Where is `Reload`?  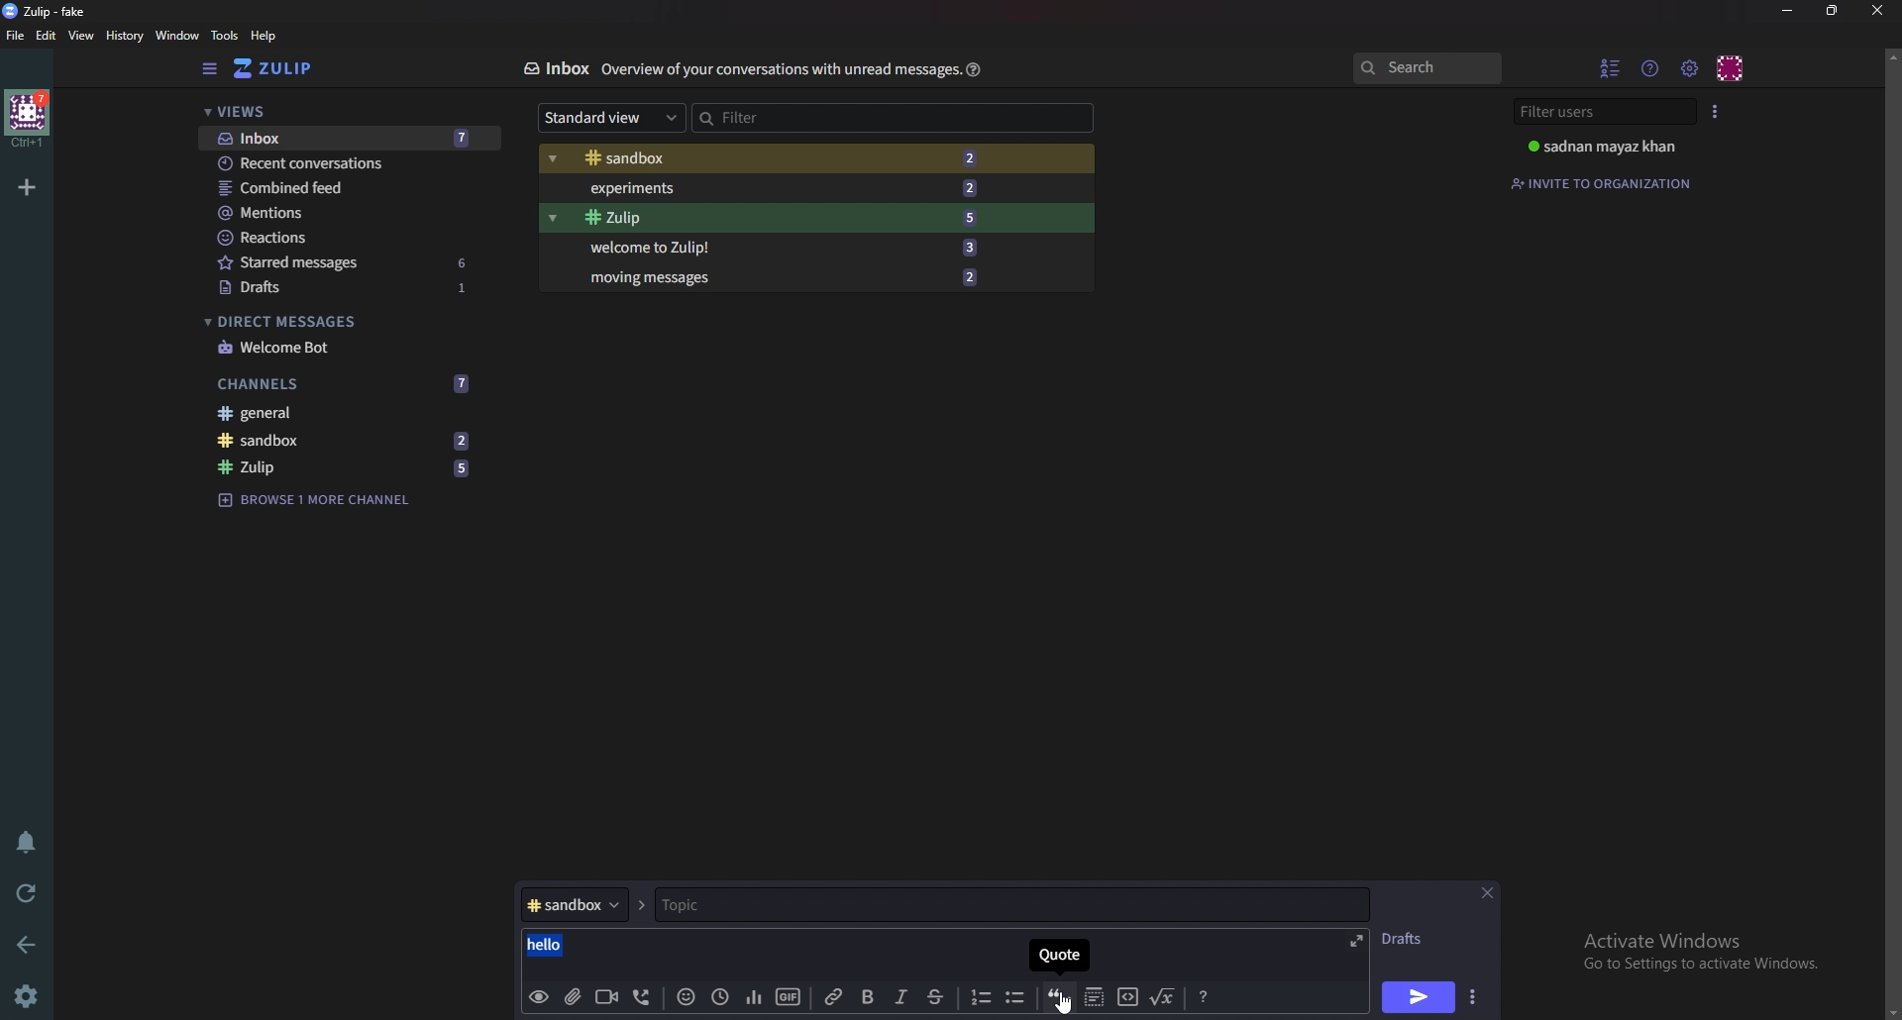
Reload is located at coordinates (30, 892).